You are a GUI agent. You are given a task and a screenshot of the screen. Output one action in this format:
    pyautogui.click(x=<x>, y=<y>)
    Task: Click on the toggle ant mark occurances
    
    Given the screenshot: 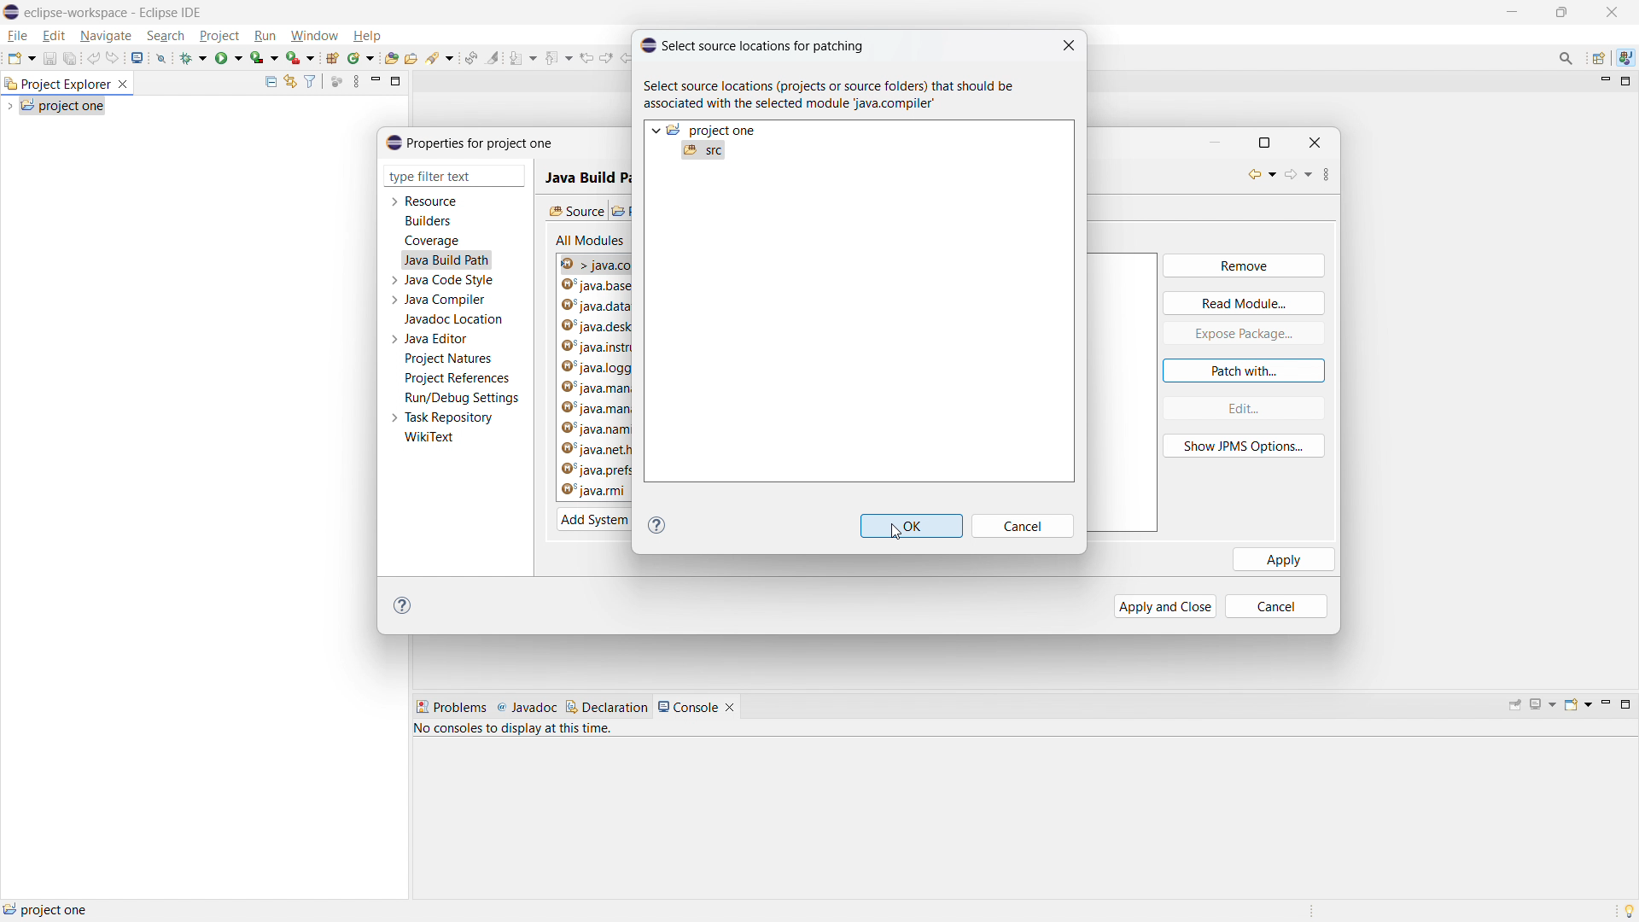 What is the action you would take?
    pyautogui.click(x=493, y=57)
    